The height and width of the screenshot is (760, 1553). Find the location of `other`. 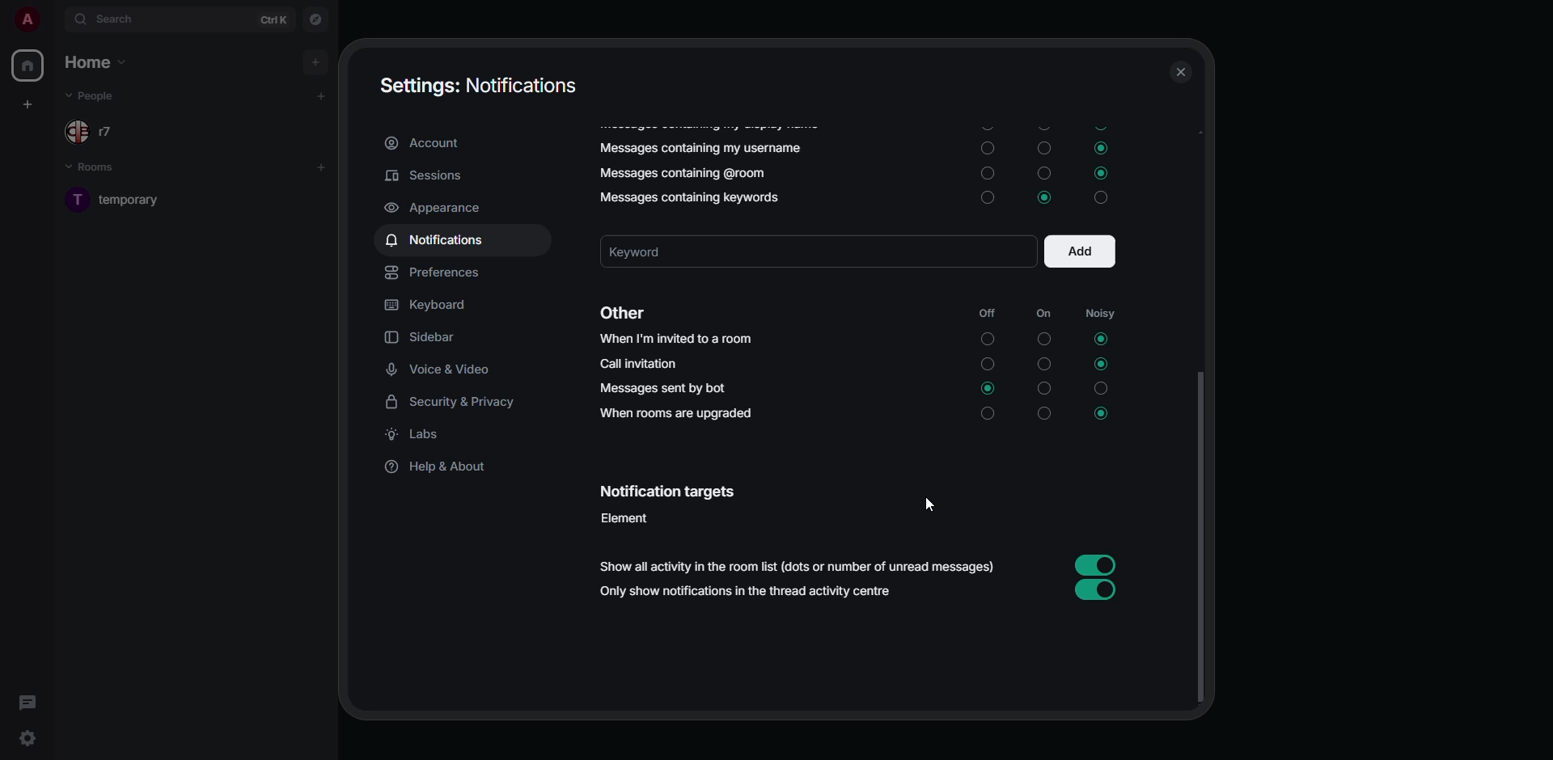

other is located at coordinates (628, 311).